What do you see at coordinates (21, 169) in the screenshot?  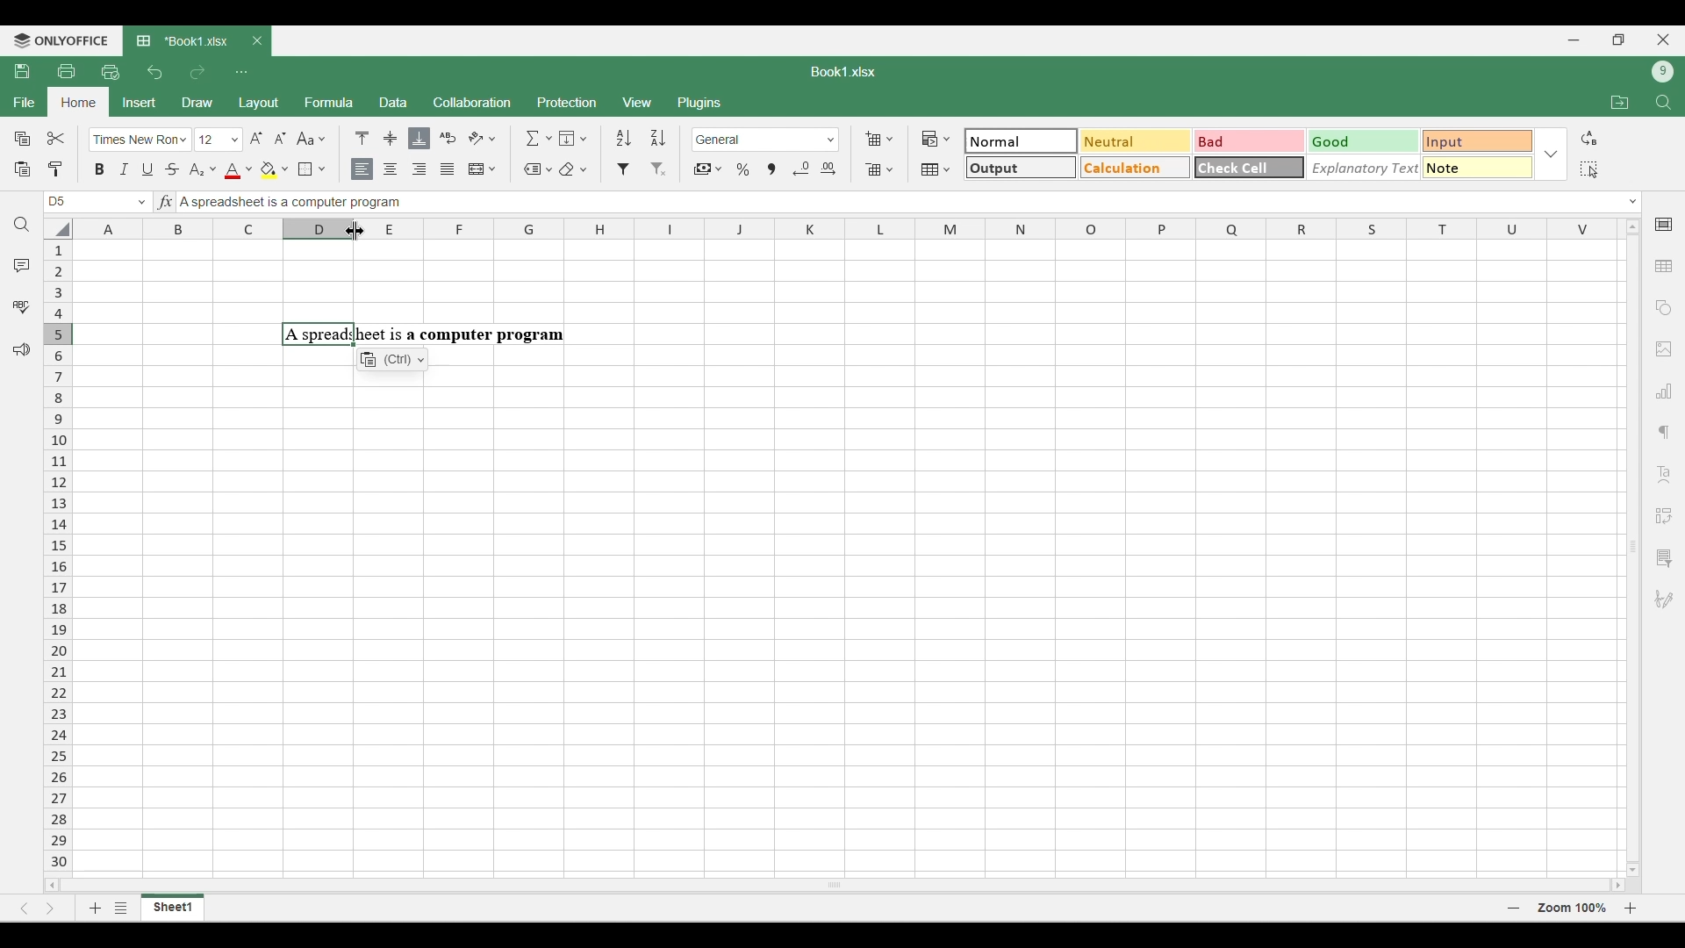 I see `Paste` at bounding box center [21, 169].